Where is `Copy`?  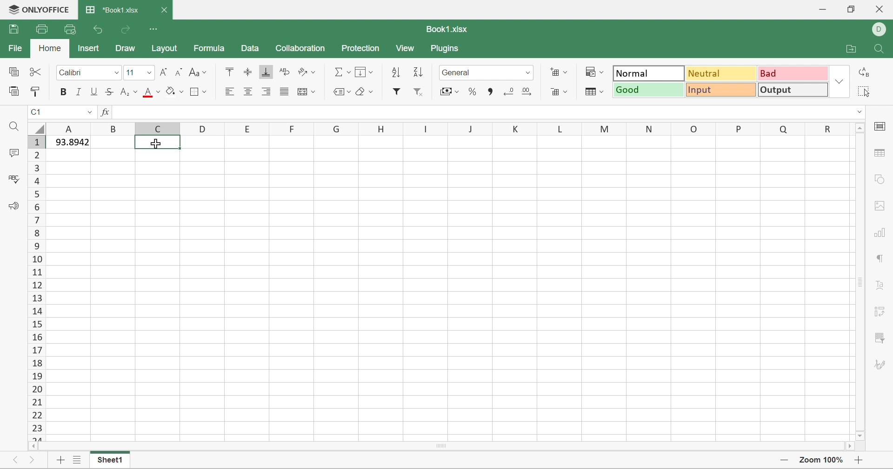 Copy is located at coordinates (13, 71).